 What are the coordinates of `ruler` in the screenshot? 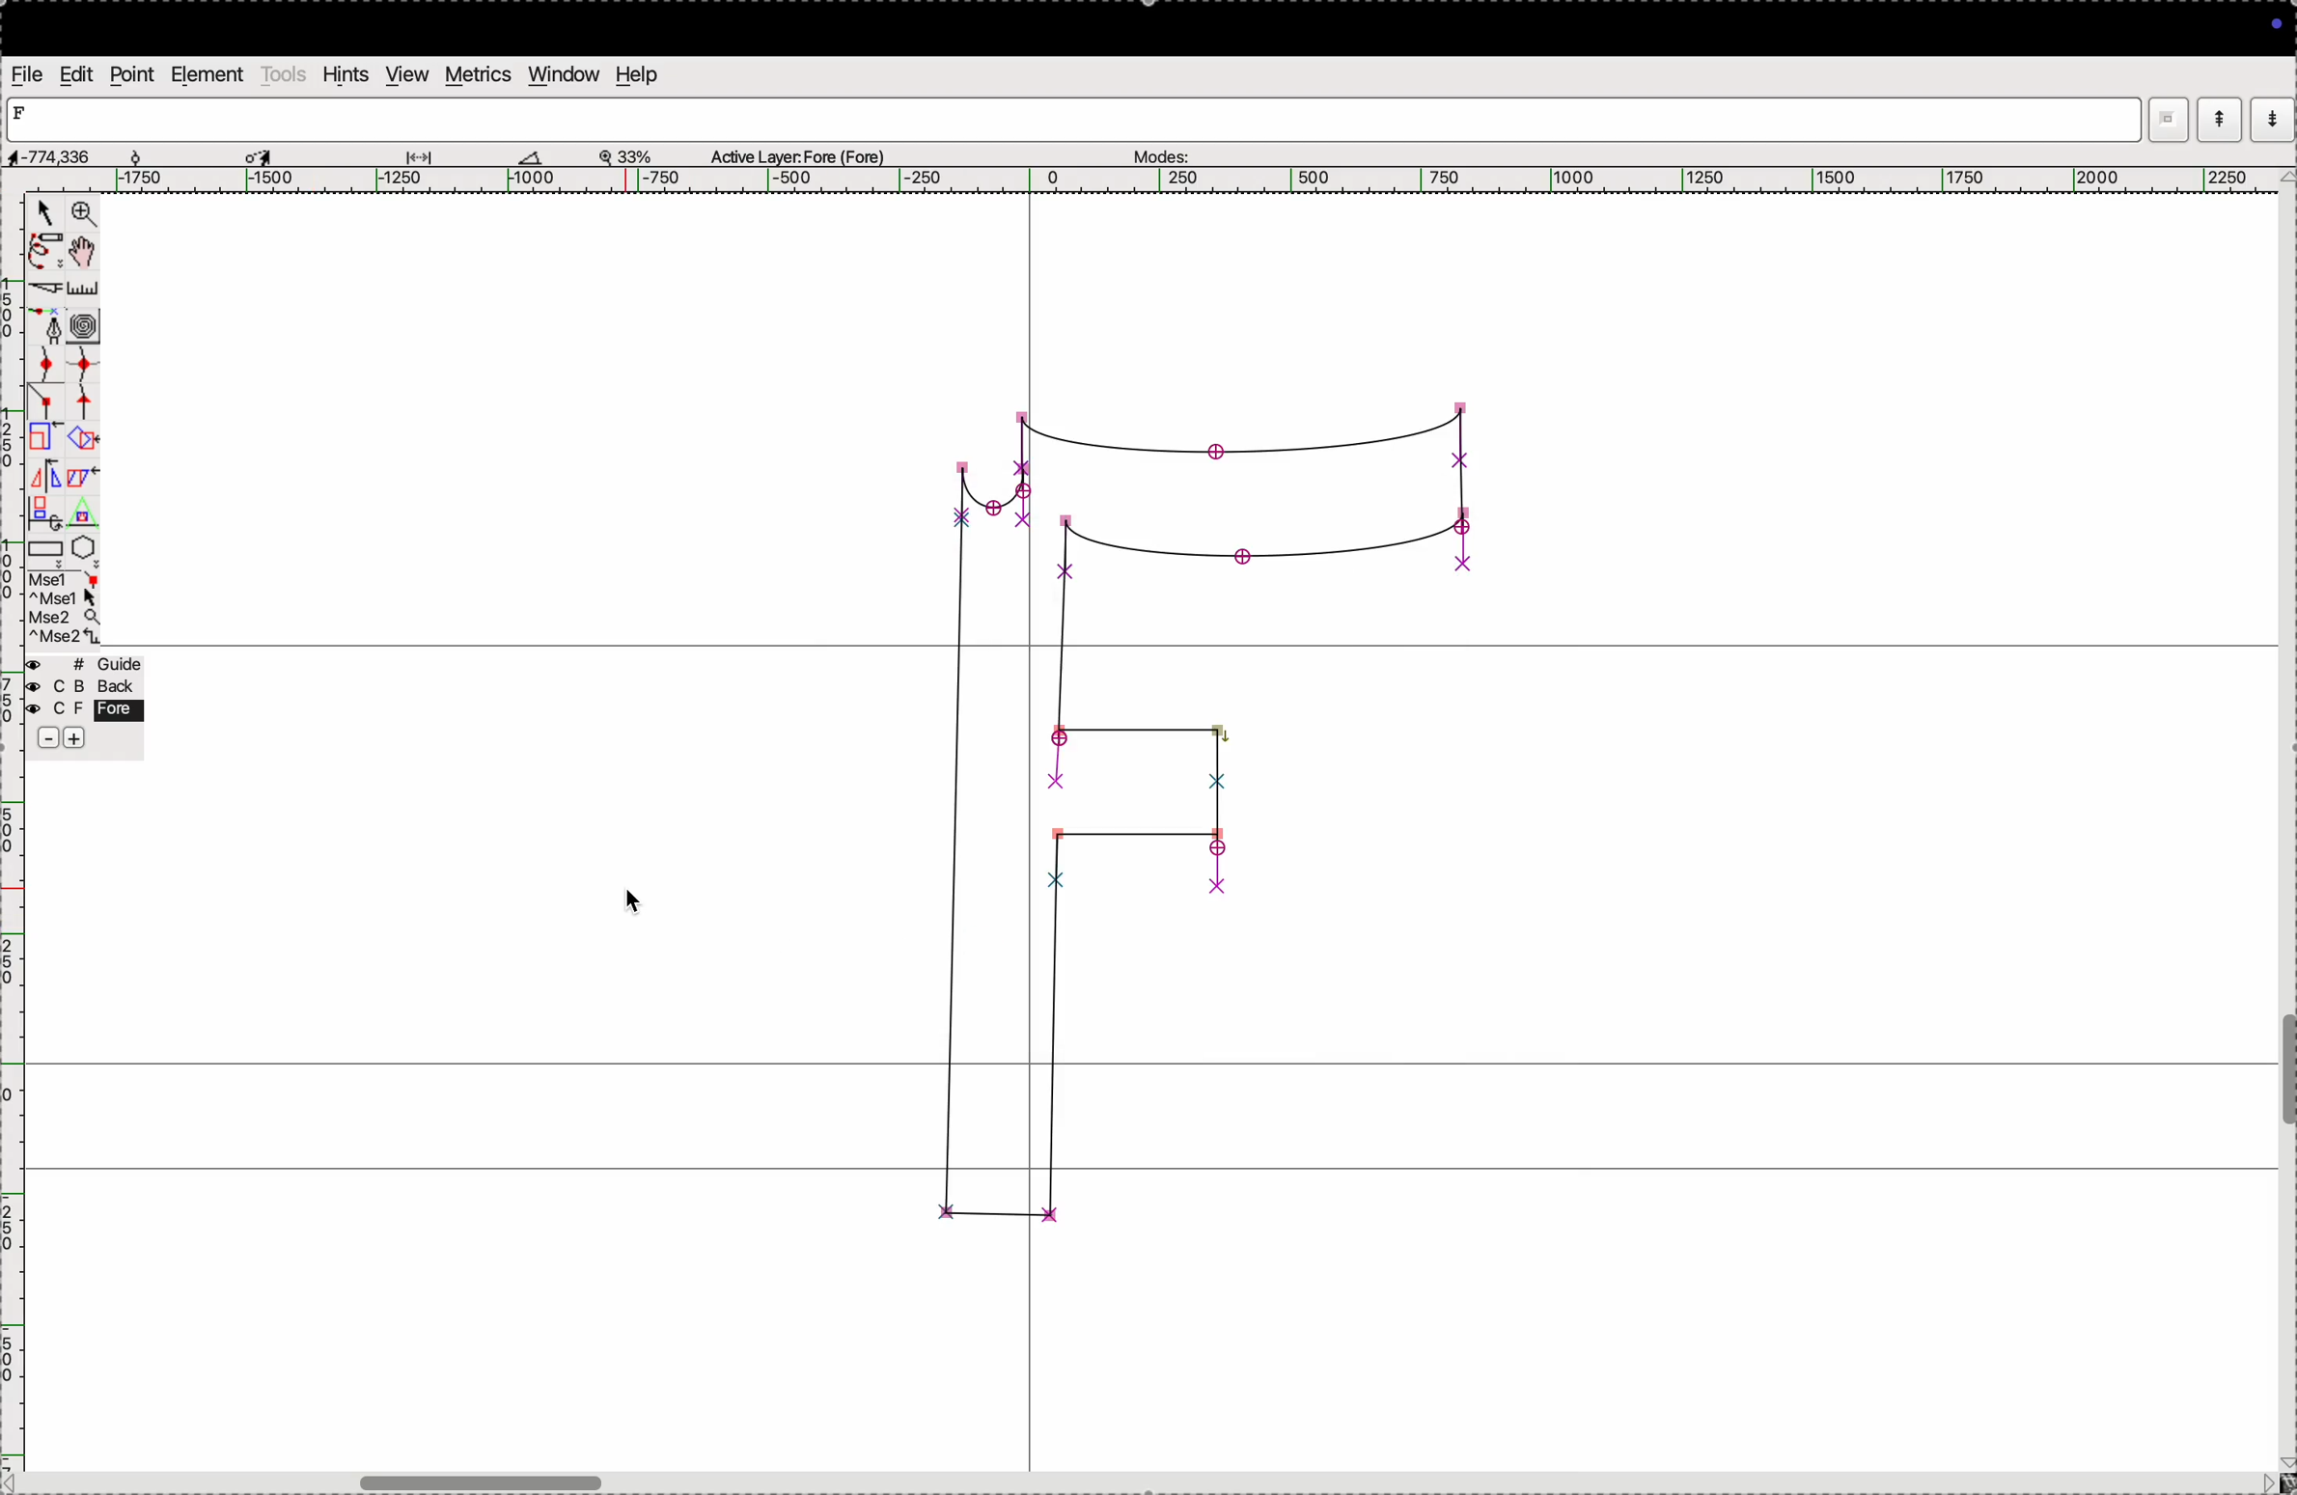 It's located at (94, 290).